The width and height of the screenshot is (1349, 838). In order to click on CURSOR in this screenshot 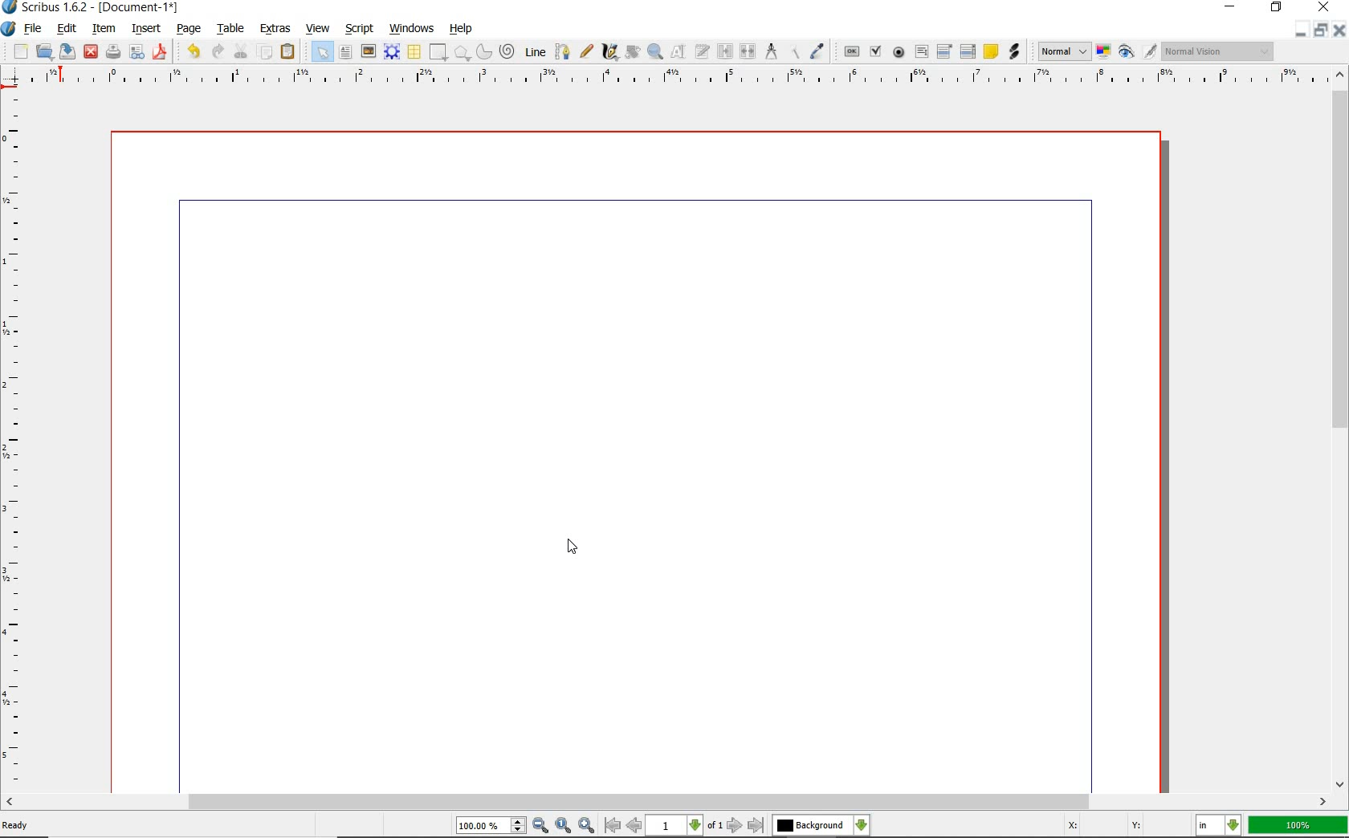, I will do `click(570, 550)`.